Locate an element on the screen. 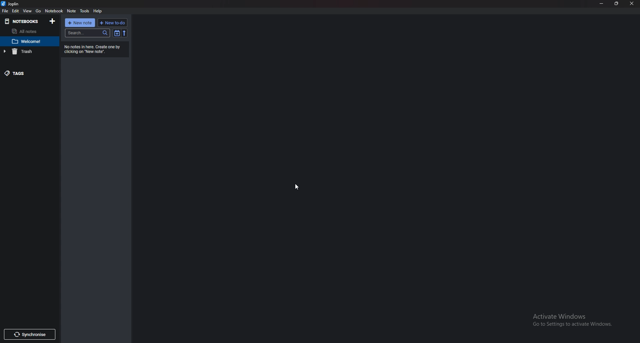  Tools is located at coordinates (85, 11).